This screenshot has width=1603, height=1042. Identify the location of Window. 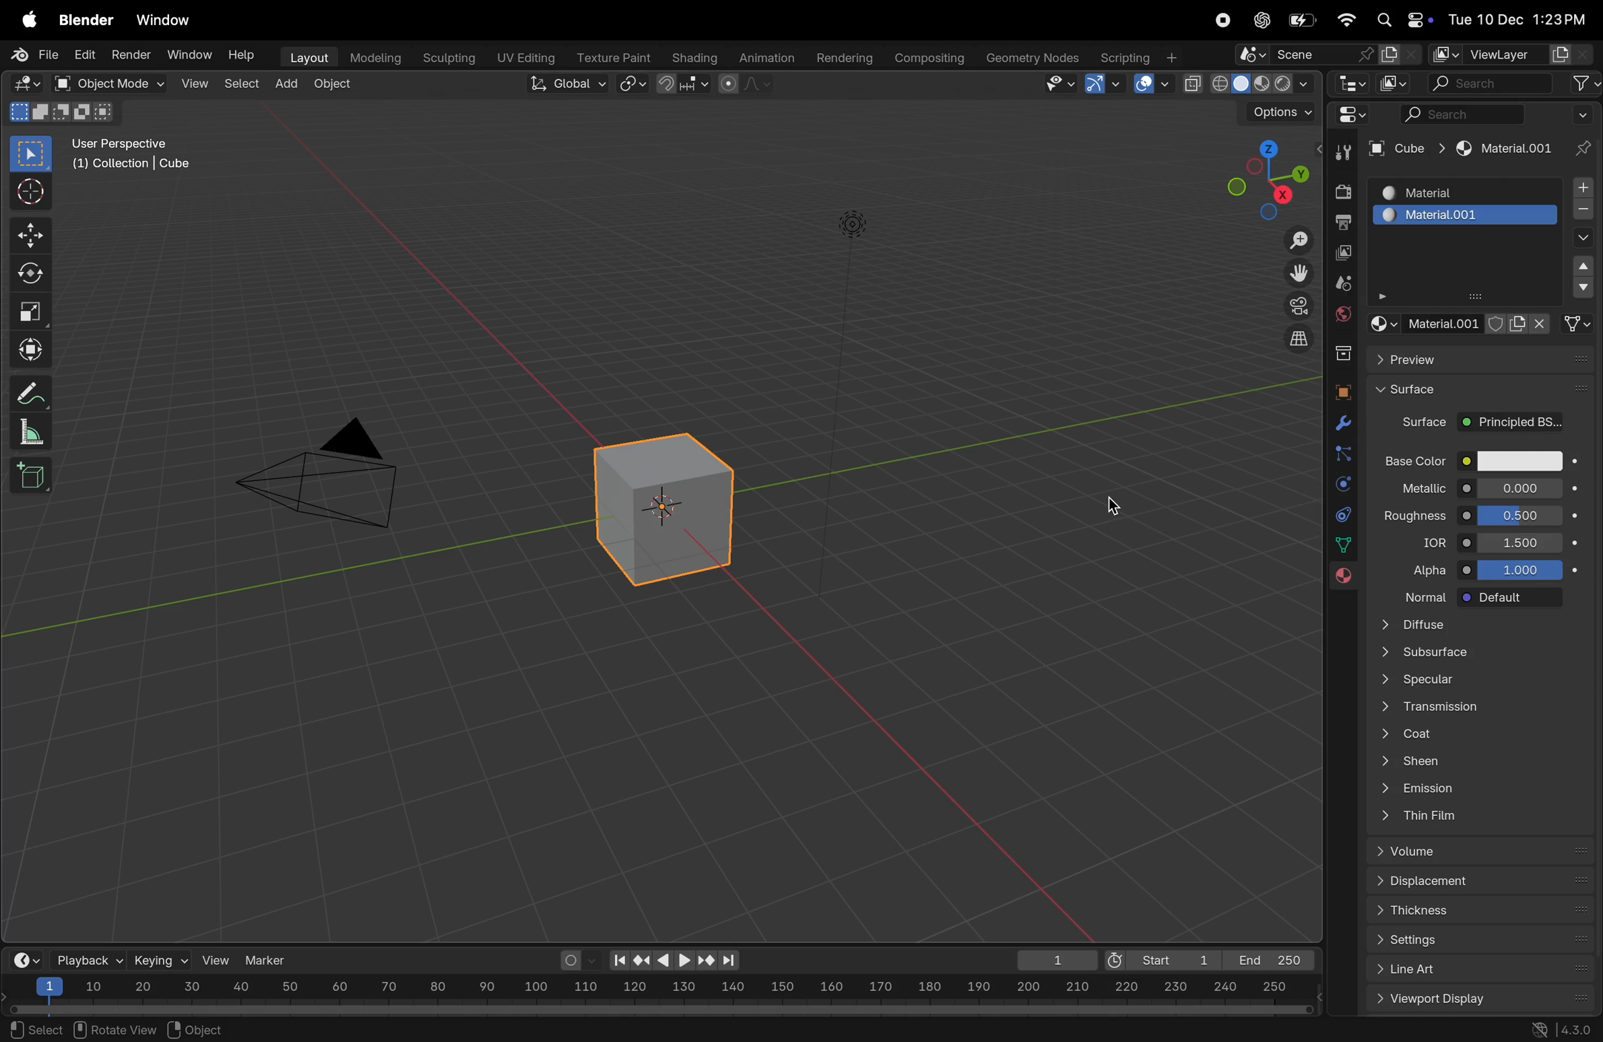
(190, 55).